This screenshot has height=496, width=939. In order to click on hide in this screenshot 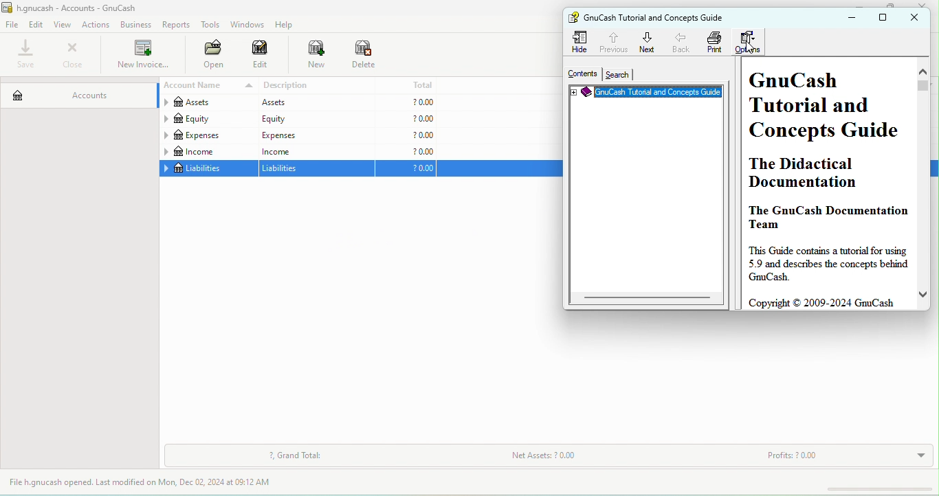, I will do `click(582, 42)`.